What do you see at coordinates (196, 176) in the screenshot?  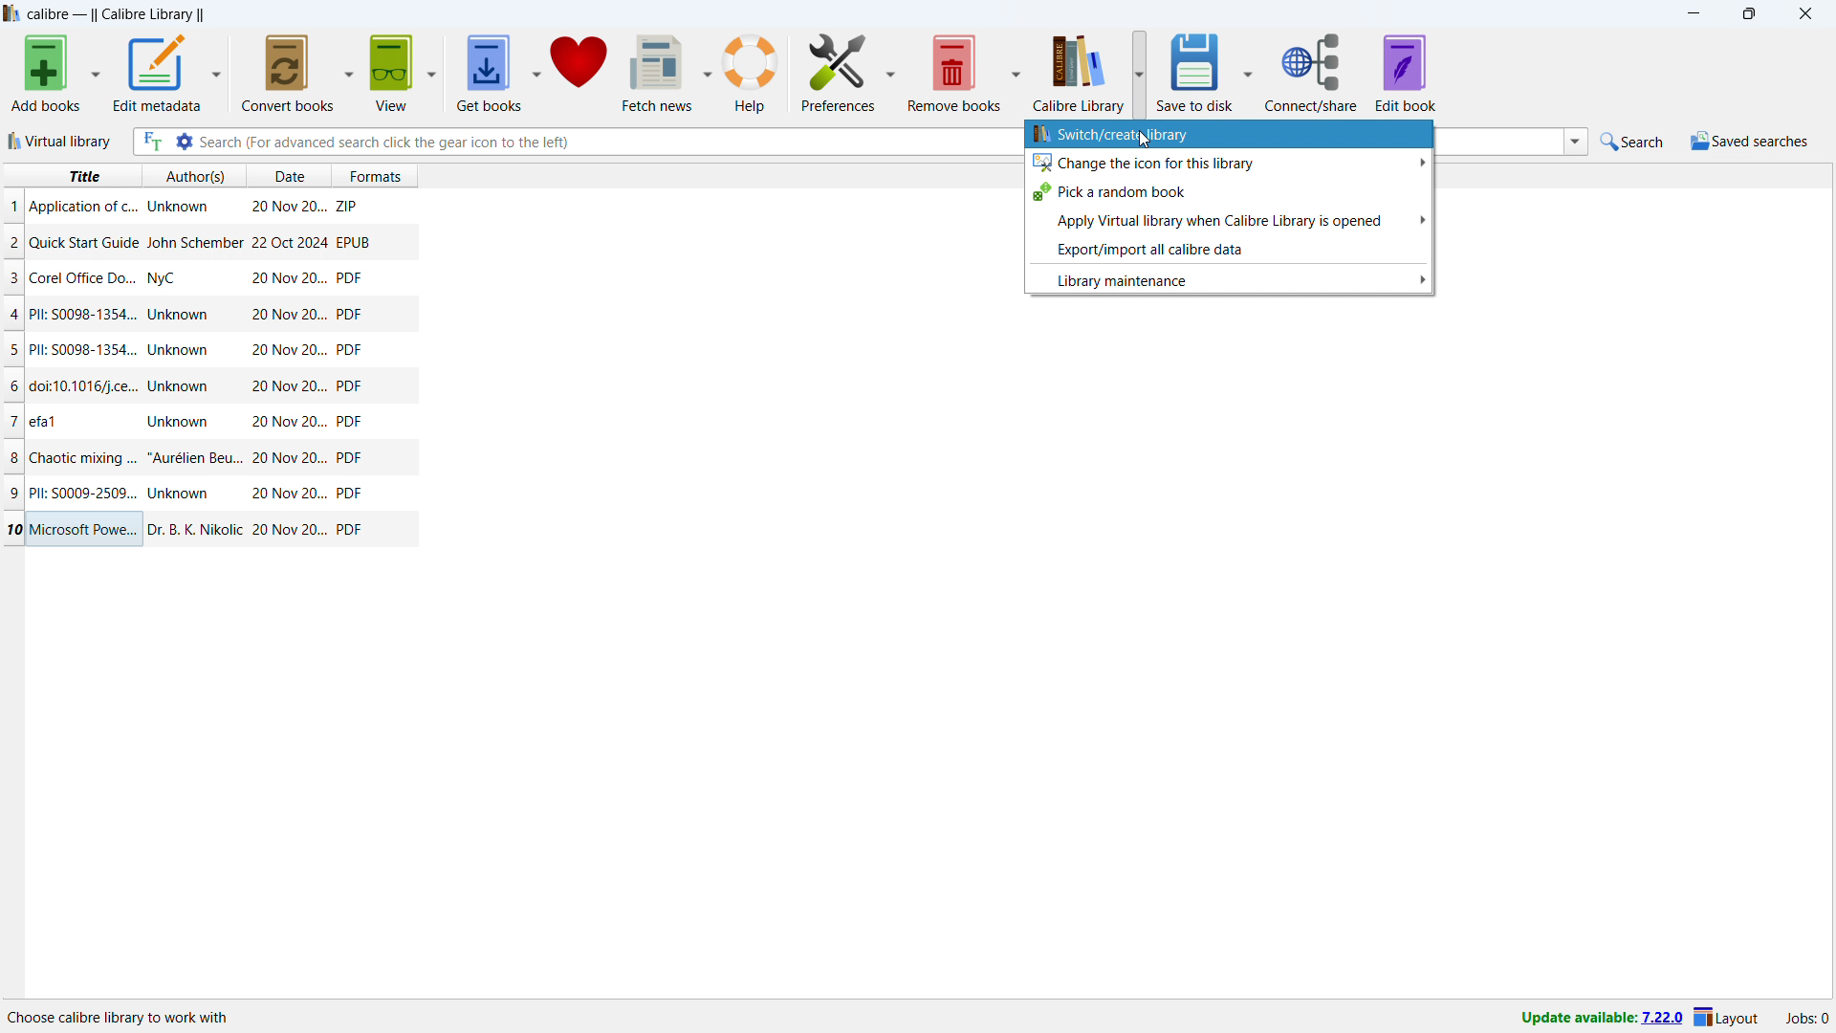 I see `authors` at bounding box center [196, 176].